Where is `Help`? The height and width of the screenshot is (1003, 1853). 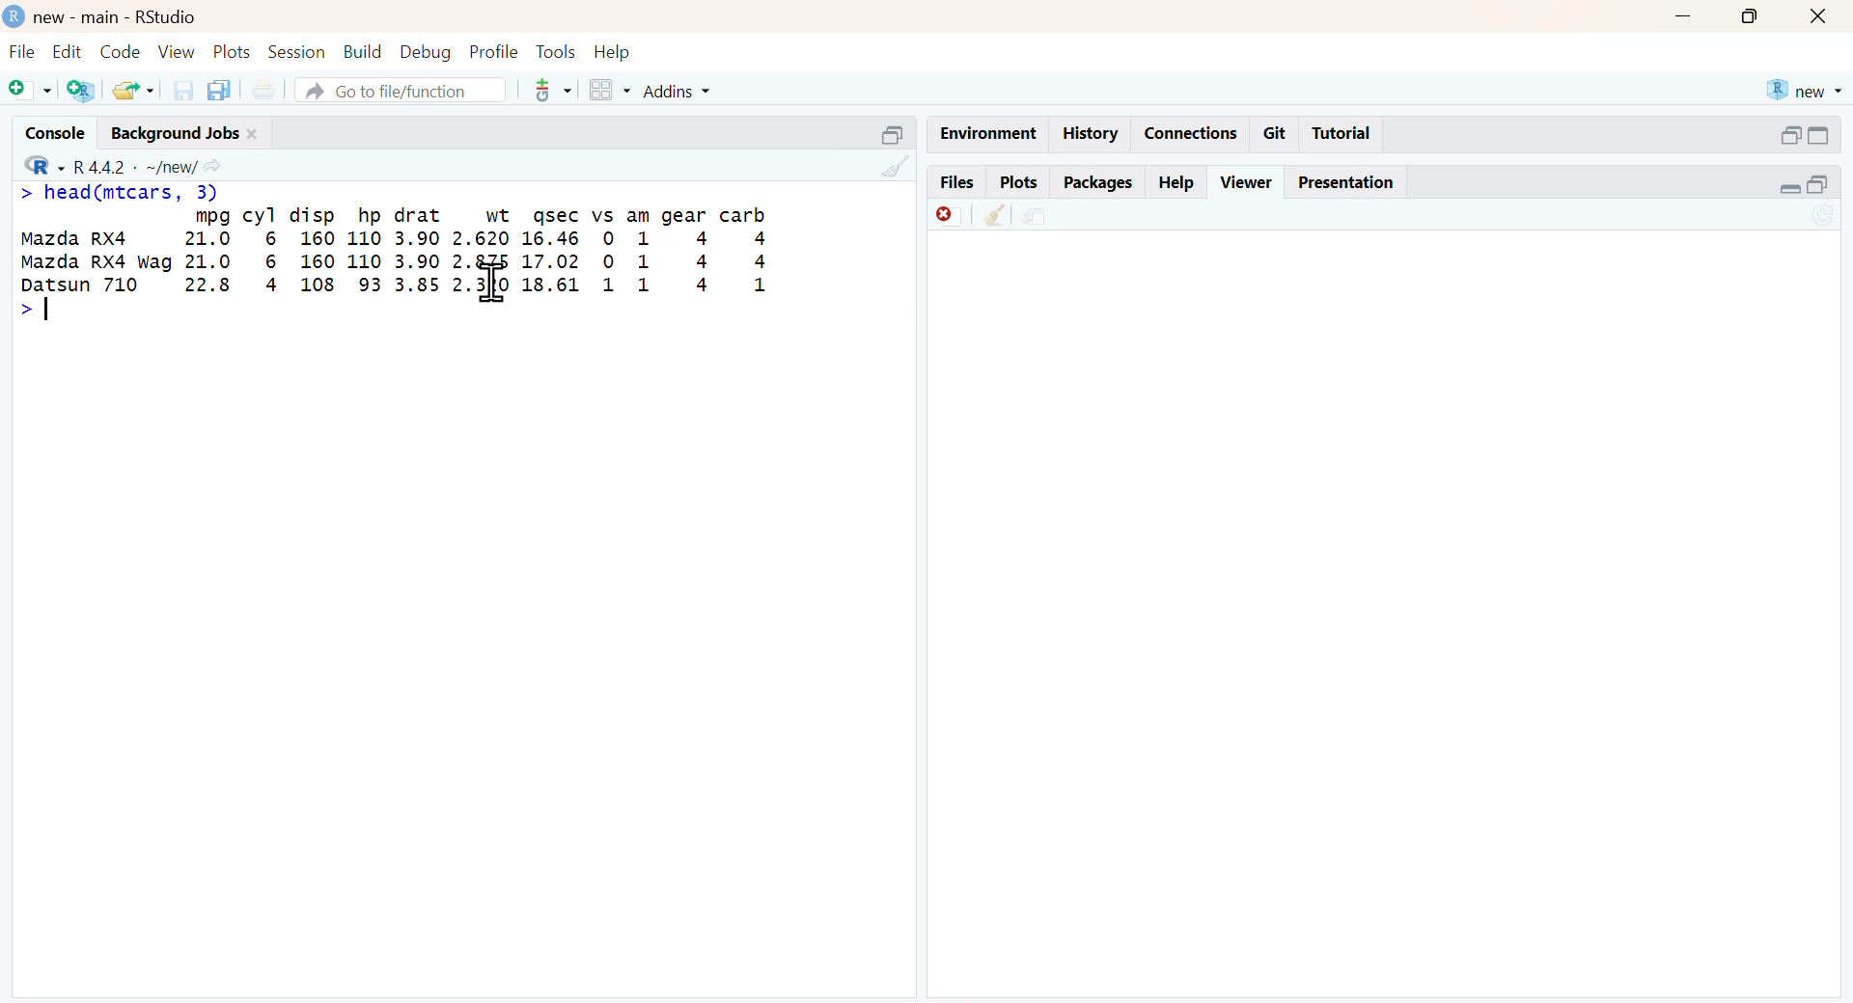 Help is located at coordinates (1177, 181).